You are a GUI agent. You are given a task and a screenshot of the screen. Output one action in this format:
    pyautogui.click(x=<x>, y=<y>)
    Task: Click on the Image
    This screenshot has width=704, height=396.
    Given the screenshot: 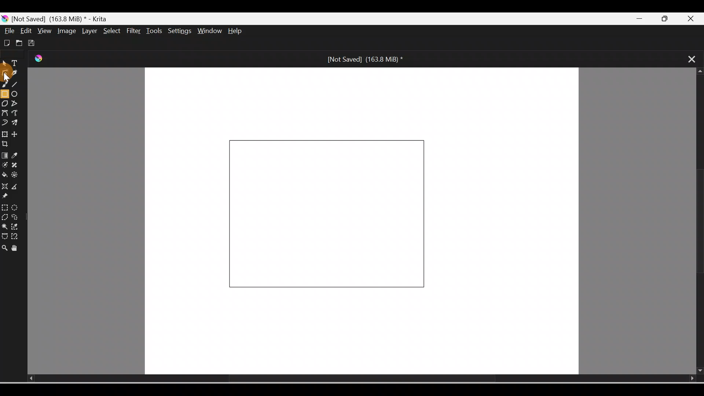 What is the action you would take?
    pyautogui.click(x=65, y=31)
    